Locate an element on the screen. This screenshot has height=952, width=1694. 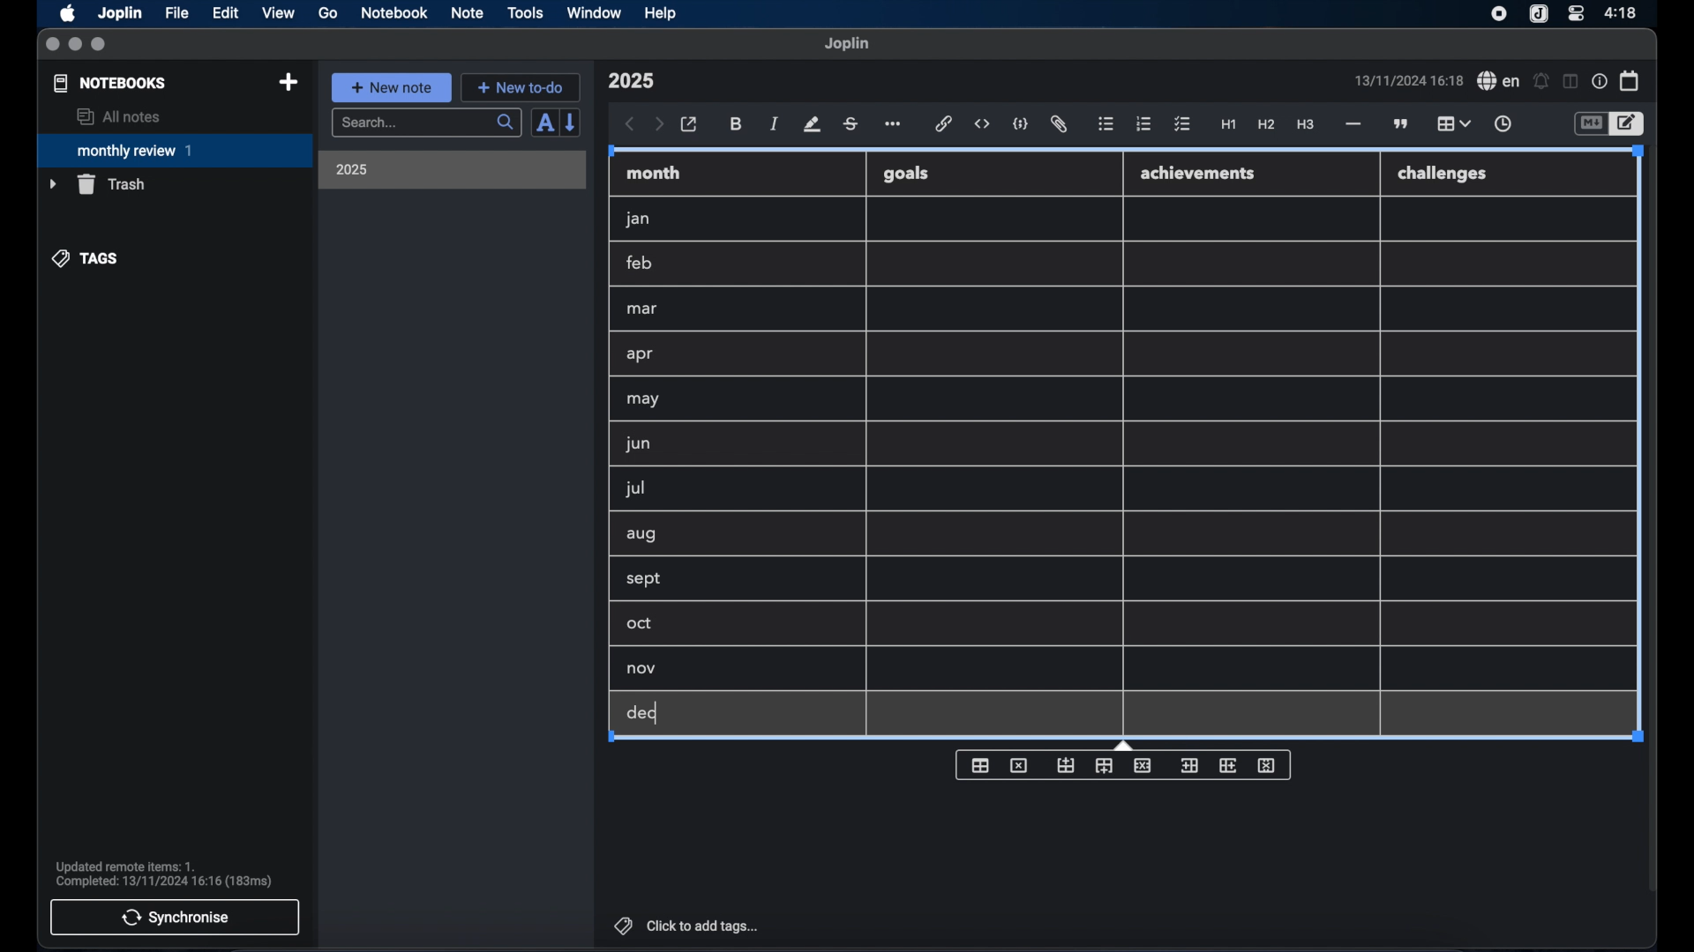
toggle editor is located at coordinates (1590, 124).